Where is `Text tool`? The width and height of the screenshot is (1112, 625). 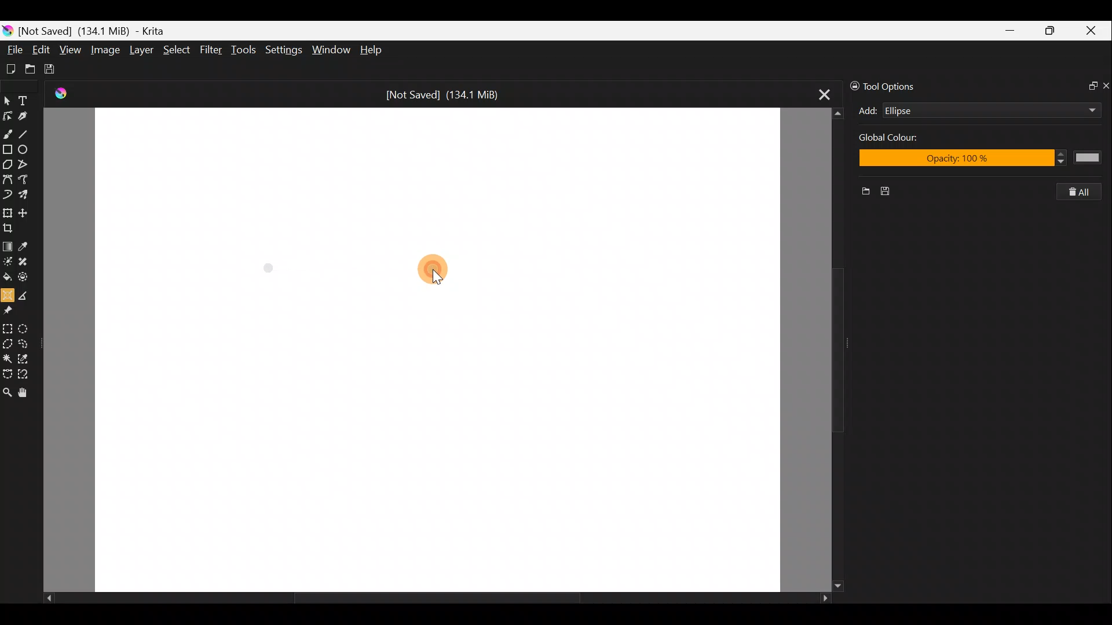
Text tool is located at coordinates (25, 98).